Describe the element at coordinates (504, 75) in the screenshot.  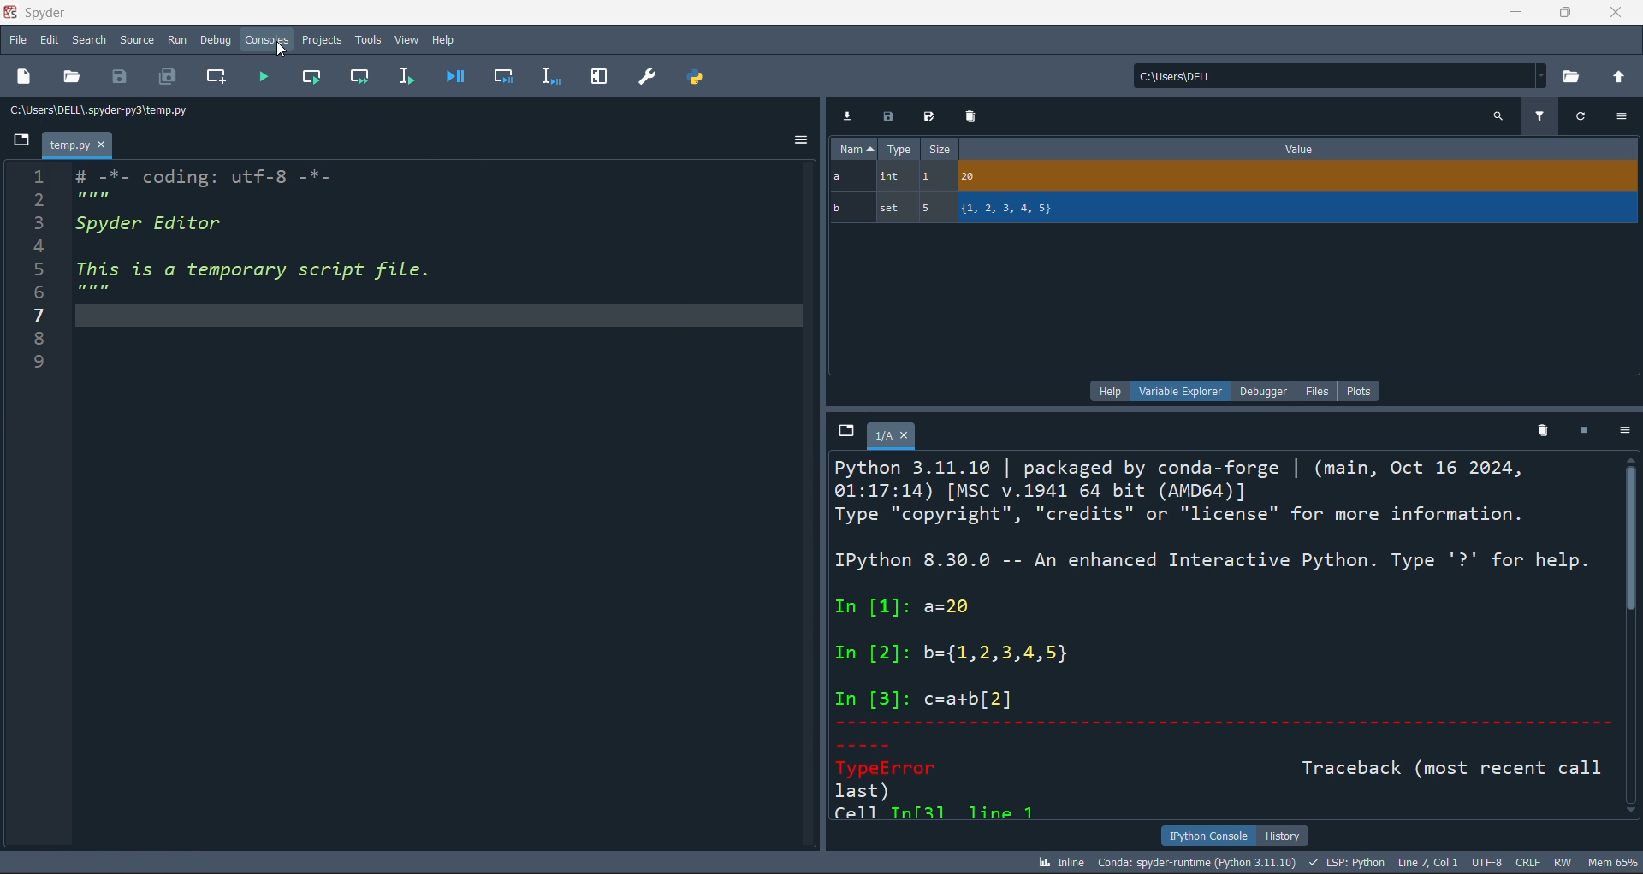
I see `debug cell` at that location.